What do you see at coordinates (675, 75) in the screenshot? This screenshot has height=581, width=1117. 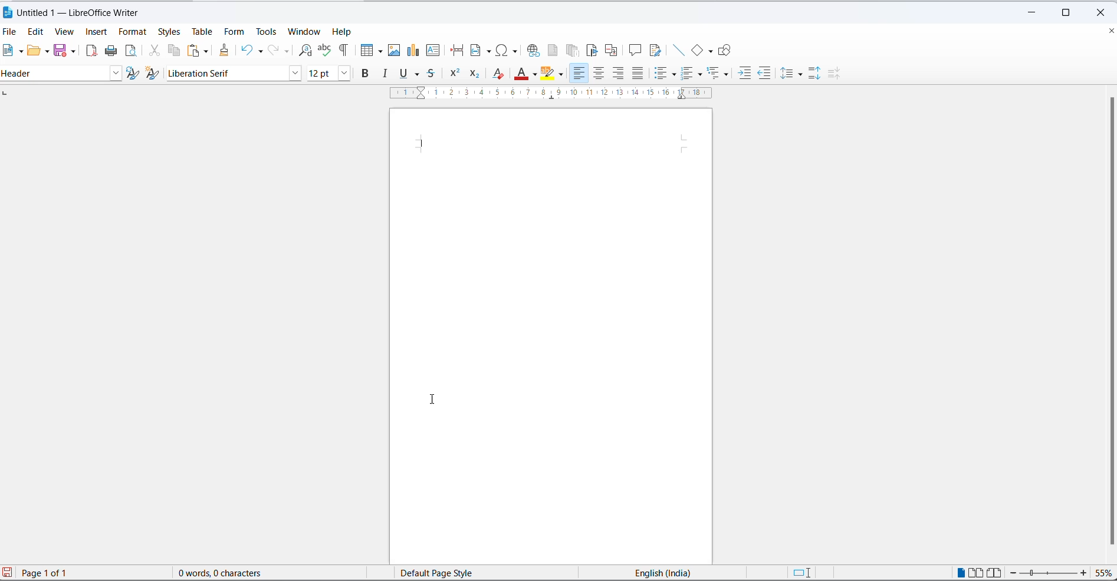 I see `toggle unordered list options` at bounding box center [675, 75].